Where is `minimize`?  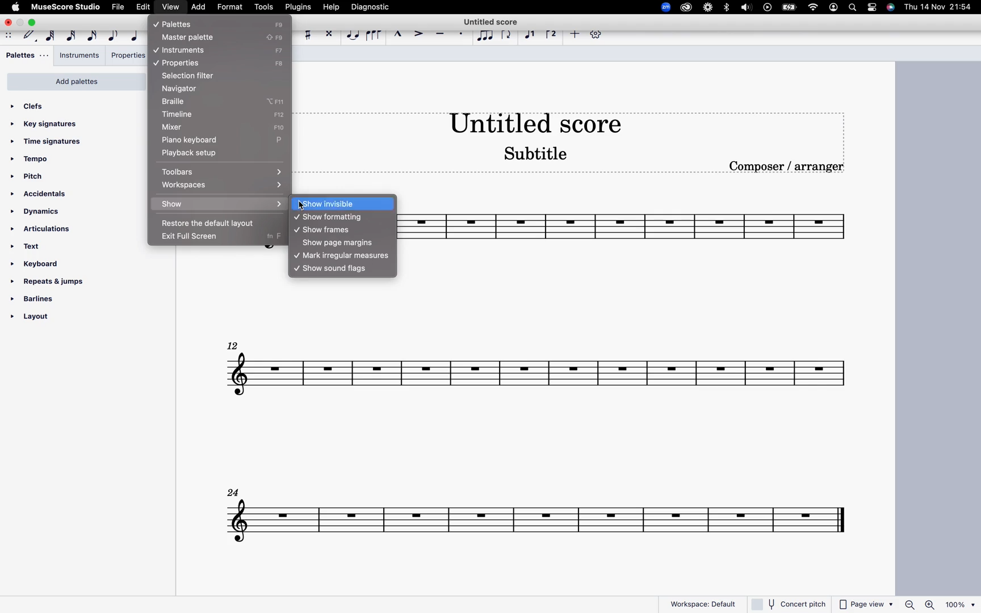 minimize is located at coordinates (19, 22).